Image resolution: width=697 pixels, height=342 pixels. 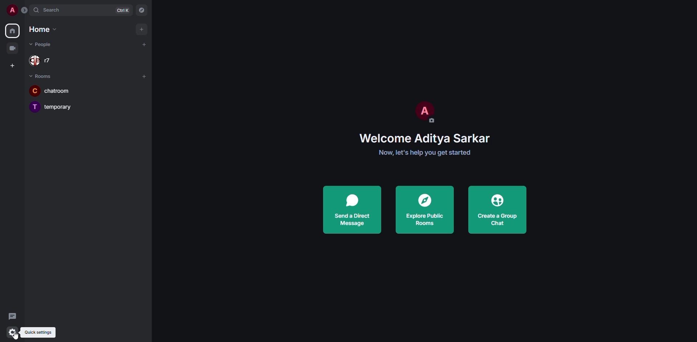 What do you see at coordinates (44, 30) in the screenshot?
I see `home` at bounding box center [44, 30].